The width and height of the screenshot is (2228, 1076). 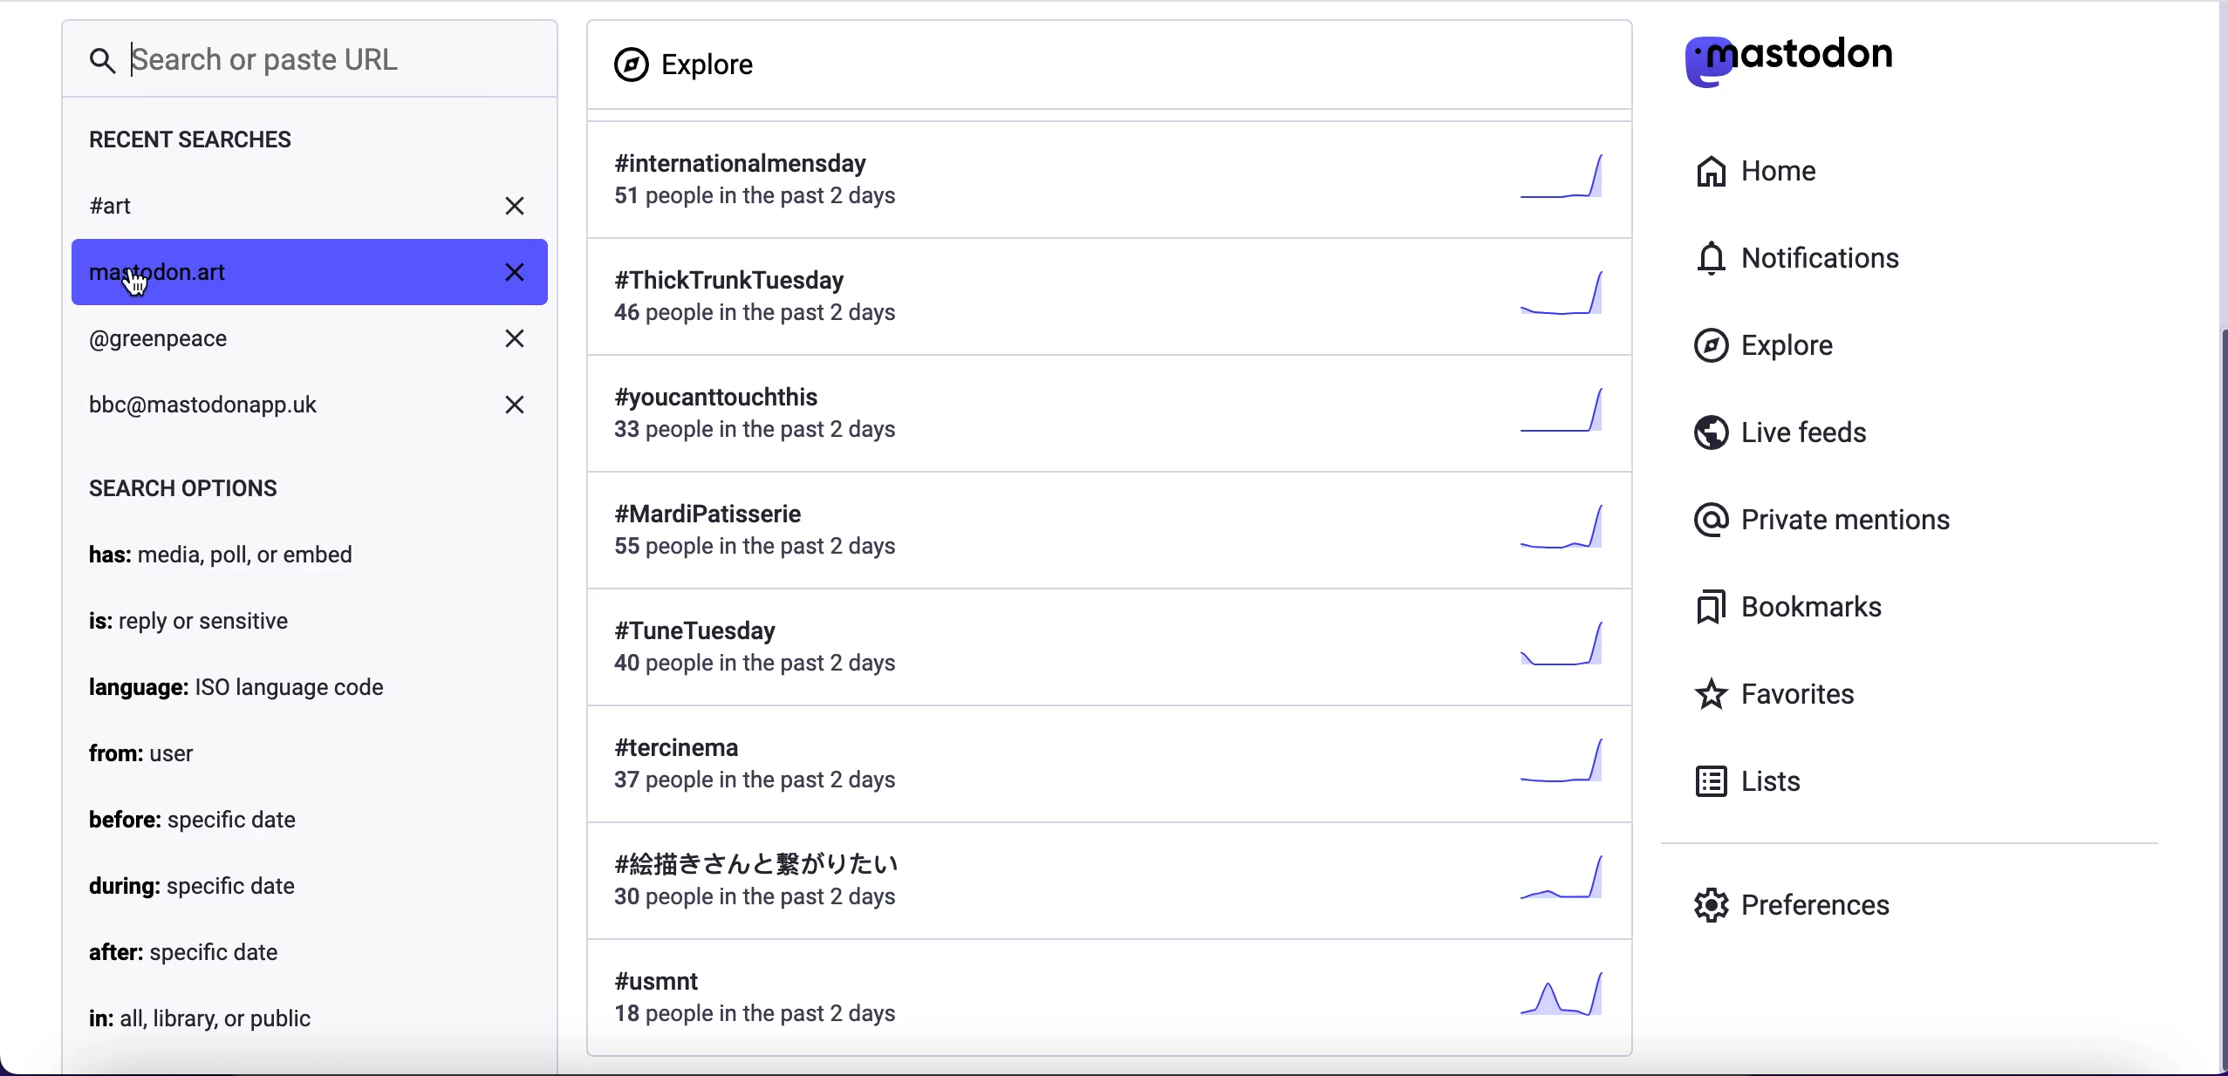 I want to click on greenpeace, so click(x=315, y=346).